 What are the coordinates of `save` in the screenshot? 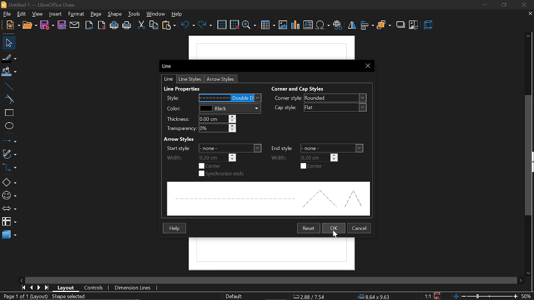 It's located at (47, 25).